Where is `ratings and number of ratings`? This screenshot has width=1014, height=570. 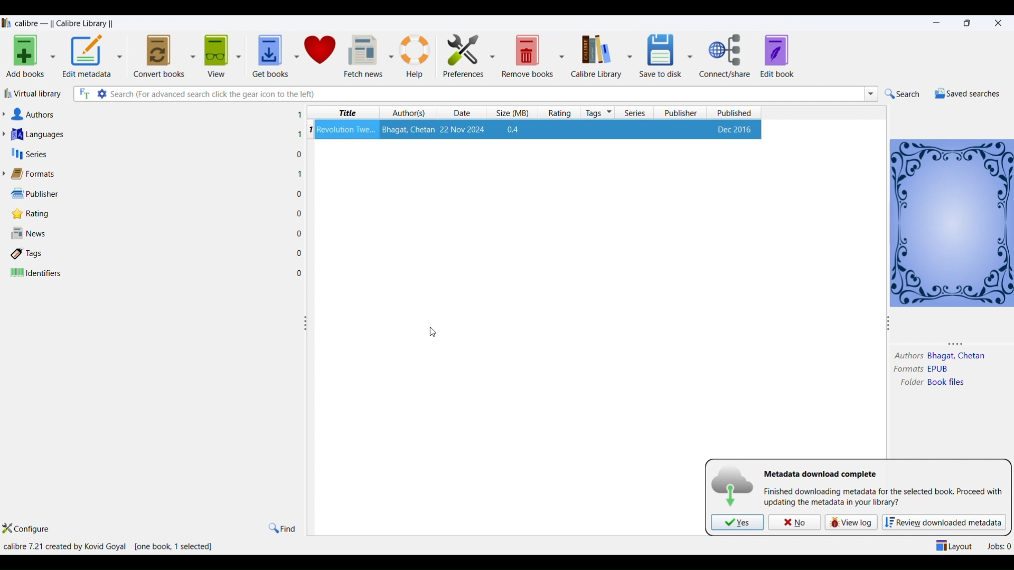 ratings and number of ratings is located at coordinates (34, 213).